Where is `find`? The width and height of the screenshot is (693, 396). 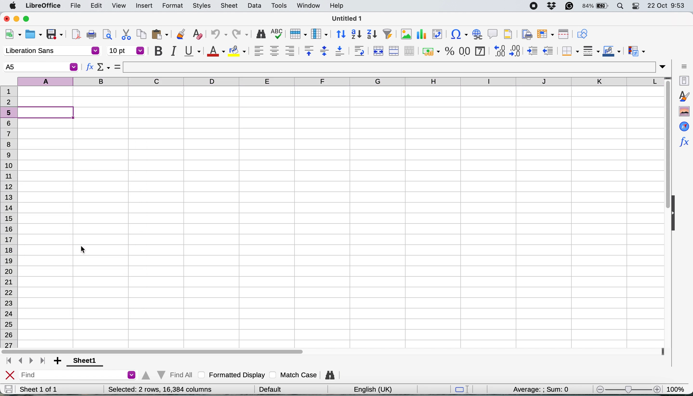 find is located at coordinates (79, 376).